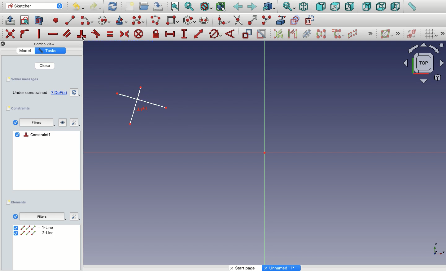 The image size is (446, 271). Describe the element at coordinates (145, 6) in the screenshot. I see `Open` at that location.